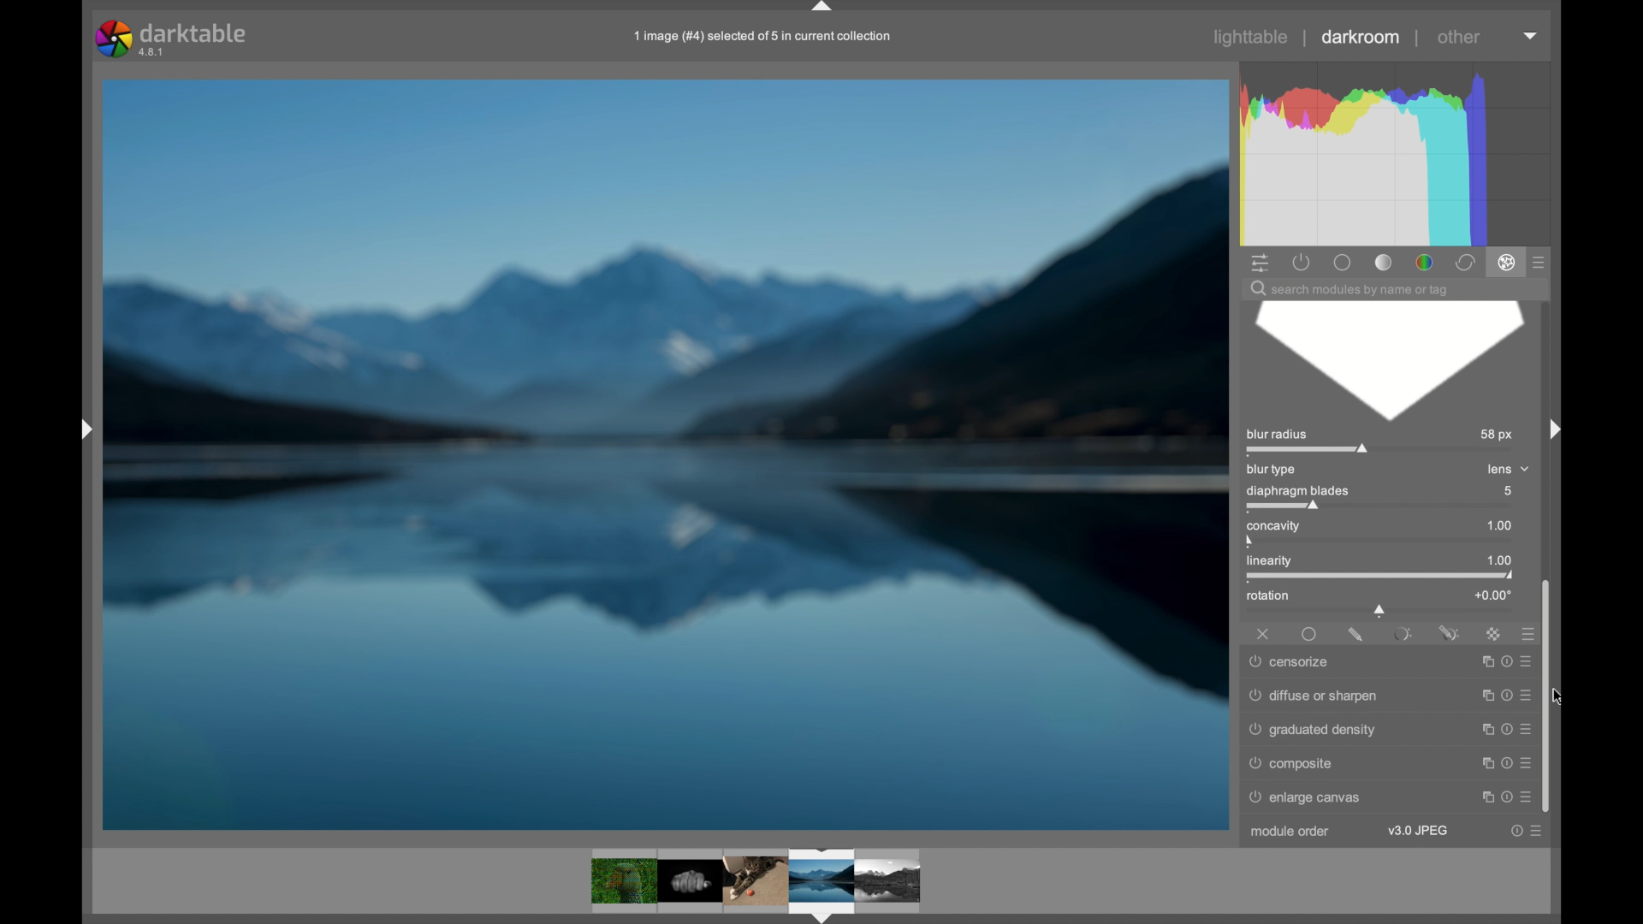 The height and width of the screenshot is (924, 1643). Describe the element at coordinates (823, 8) in the screenshot. I see `drag handle` at that location.